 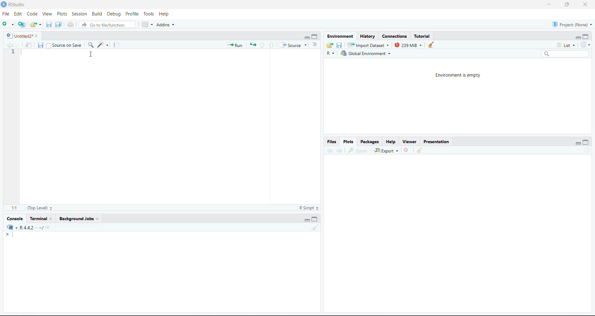 I want to click on (Top Level), so click(x=41, y=208).